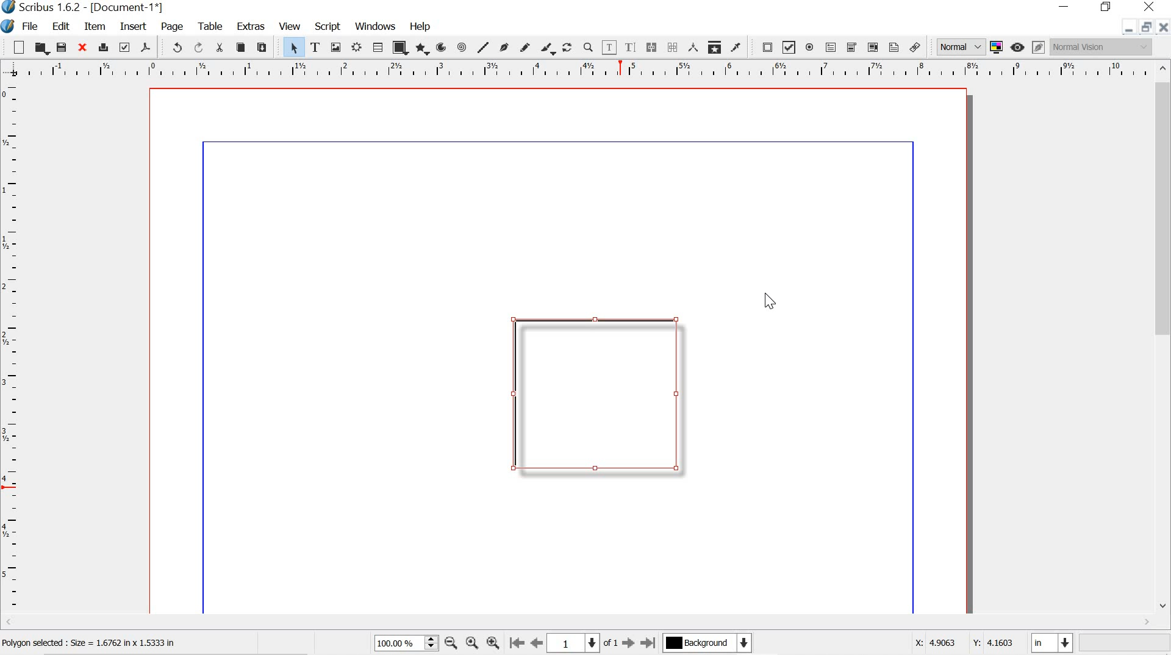 This screenshot has height=655, width=1171. Describe the element at coordinates (996, 46) in the screenshot. I see `toggle color management system` at that location.